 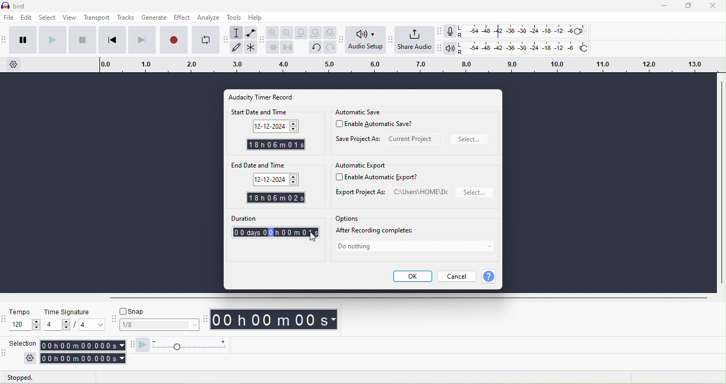 What do you see at coordinates (438, 31) in the screenshot?
I see `audacity recording meter toolbar` at bounding box center [438, 31].